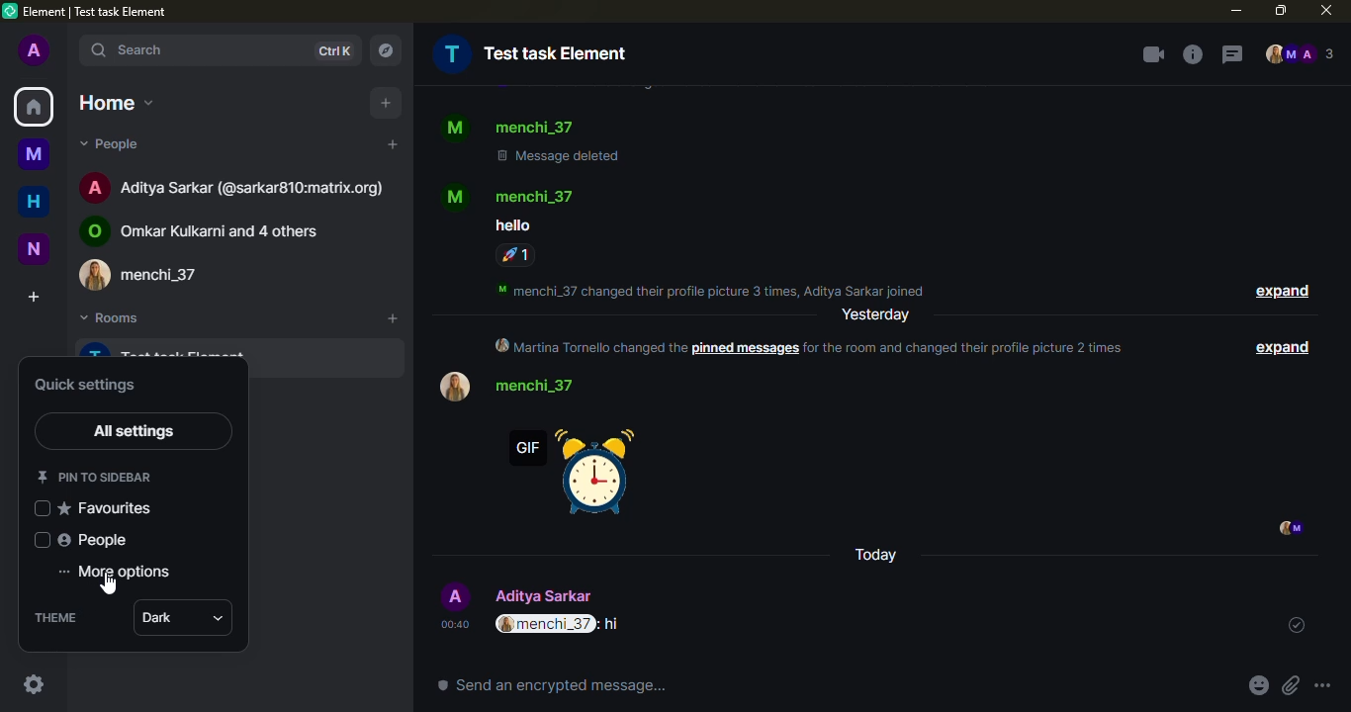 The image size is (1351, 712). I want to click on all settings, so click(139, 432).